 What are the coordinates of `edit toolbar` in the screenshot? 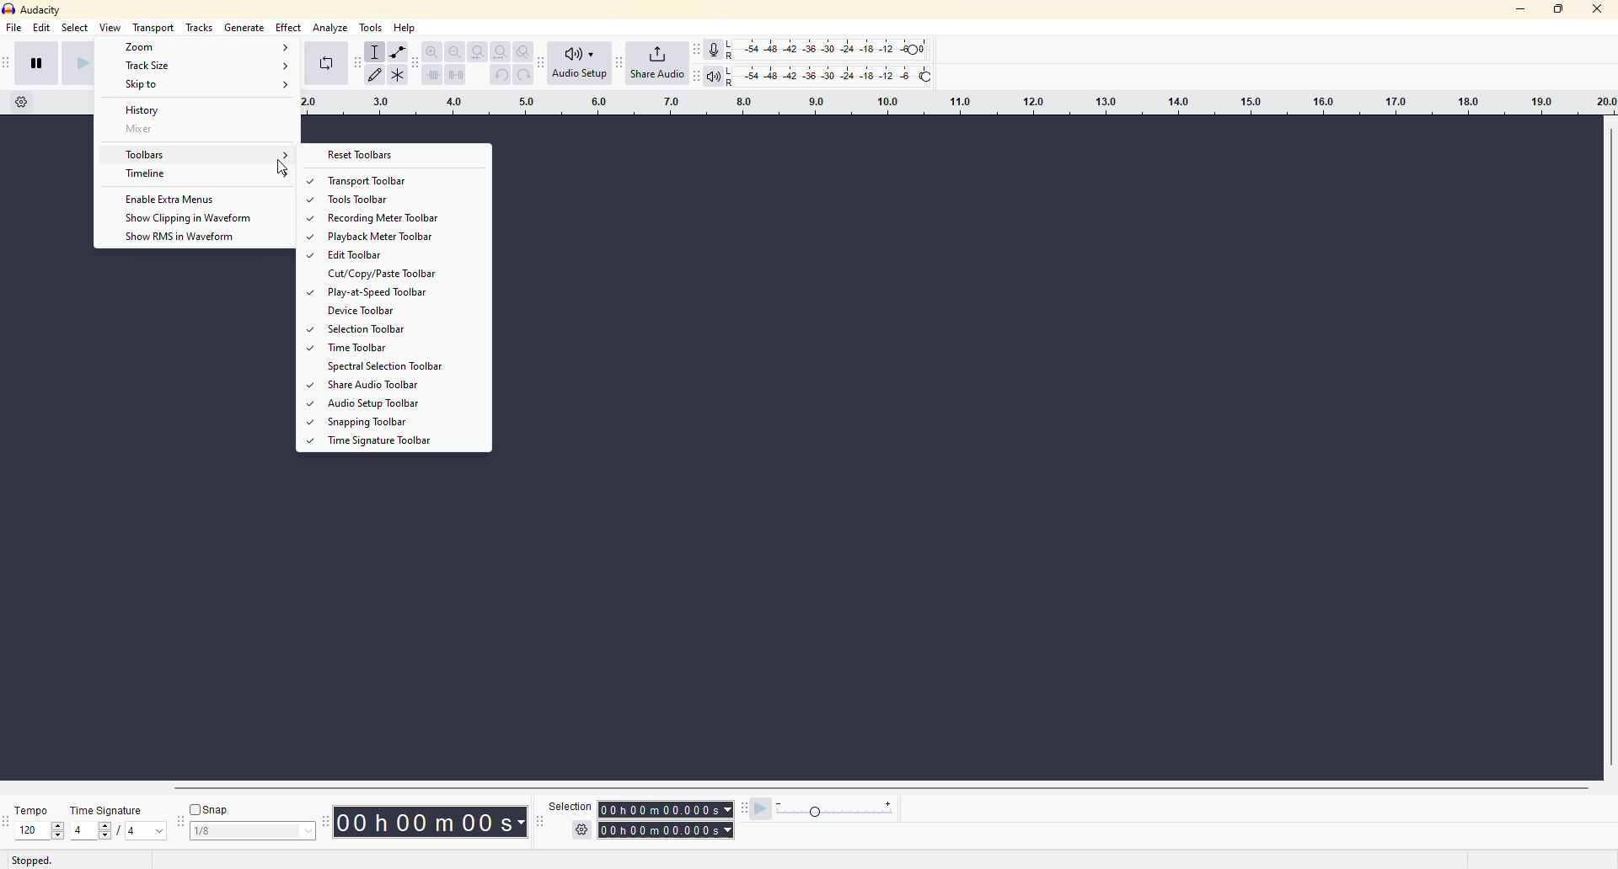 It's located at (349, 254).